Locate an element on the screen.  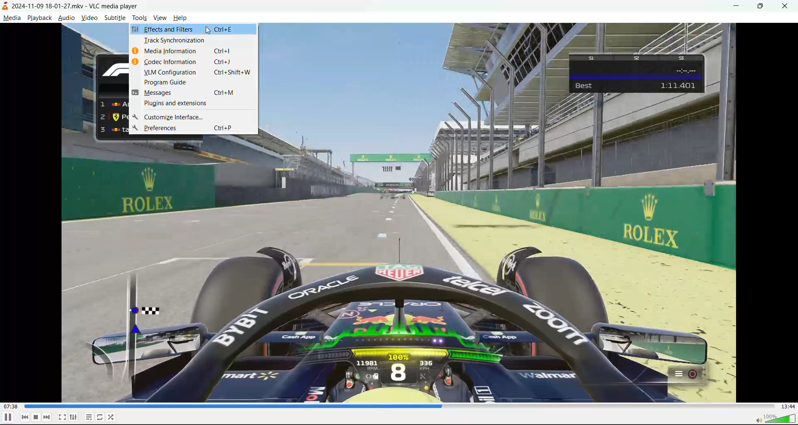
view is located at coordinates (161, 17).